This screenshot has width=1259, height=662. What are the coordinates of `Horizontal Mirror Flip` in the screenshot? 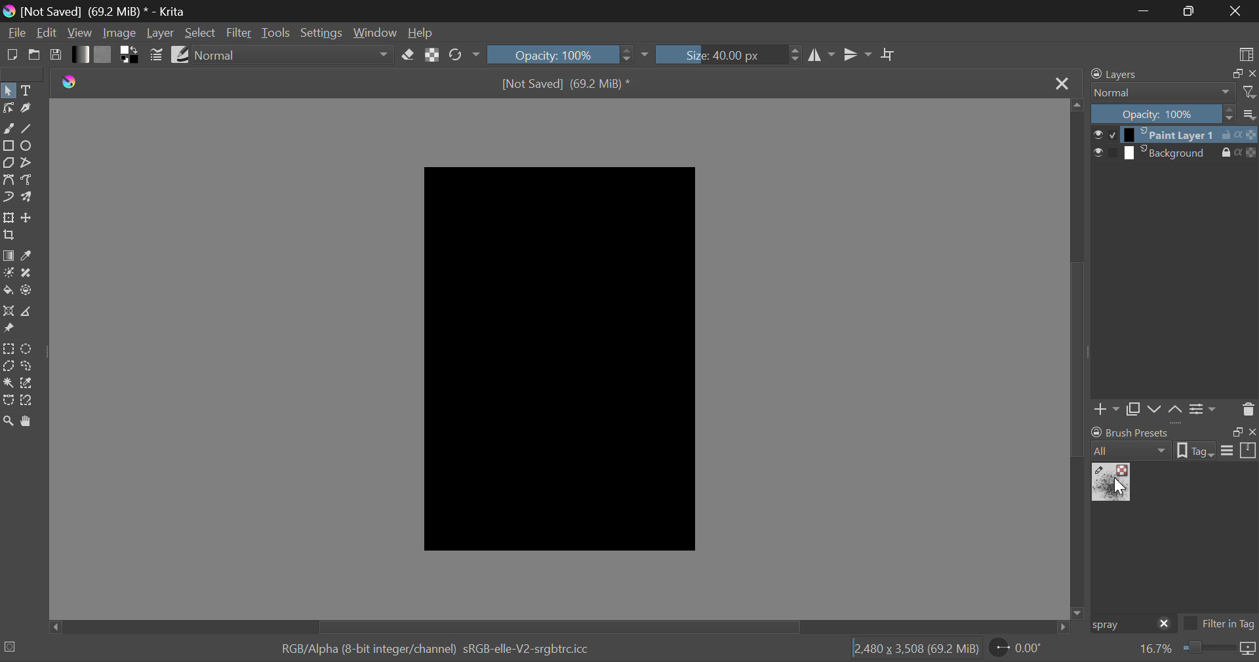 It's located at (858, 54).